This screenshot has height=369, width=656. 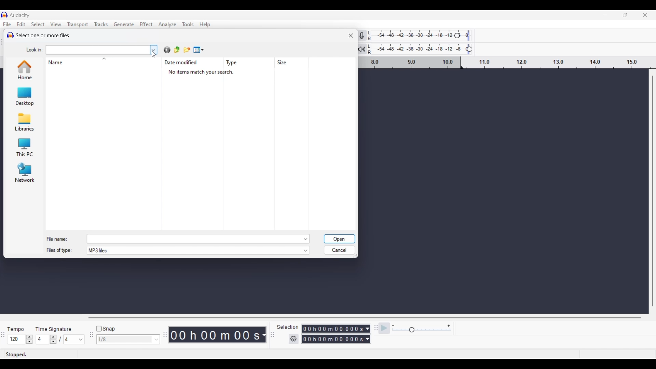 I want to click on Type in folder, so click(x=97, y=50).